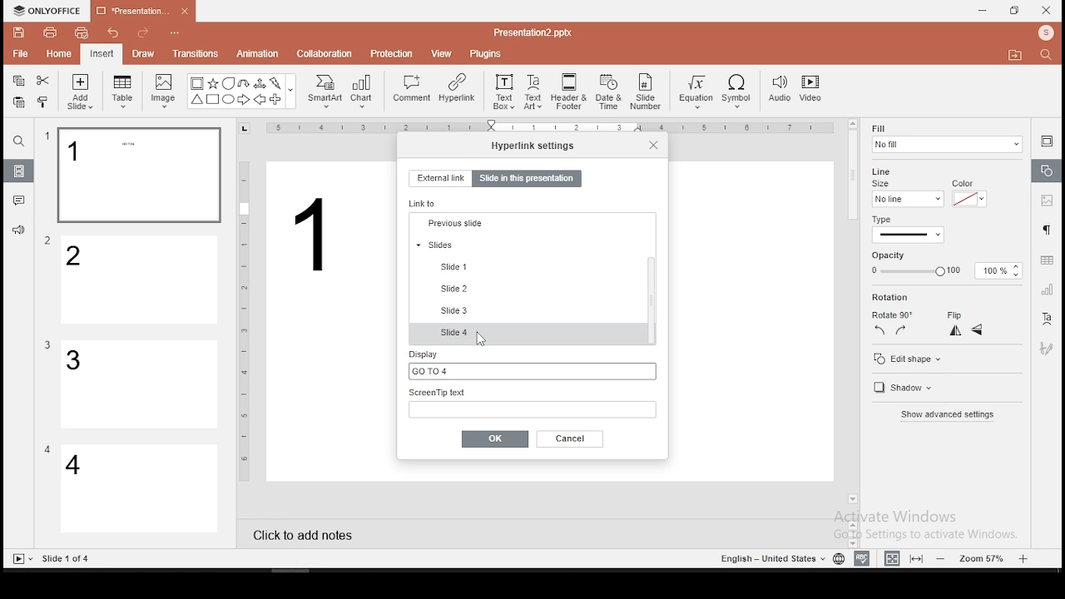 The image size is (1065, 599). I want to click on chart, so click(363, 91).